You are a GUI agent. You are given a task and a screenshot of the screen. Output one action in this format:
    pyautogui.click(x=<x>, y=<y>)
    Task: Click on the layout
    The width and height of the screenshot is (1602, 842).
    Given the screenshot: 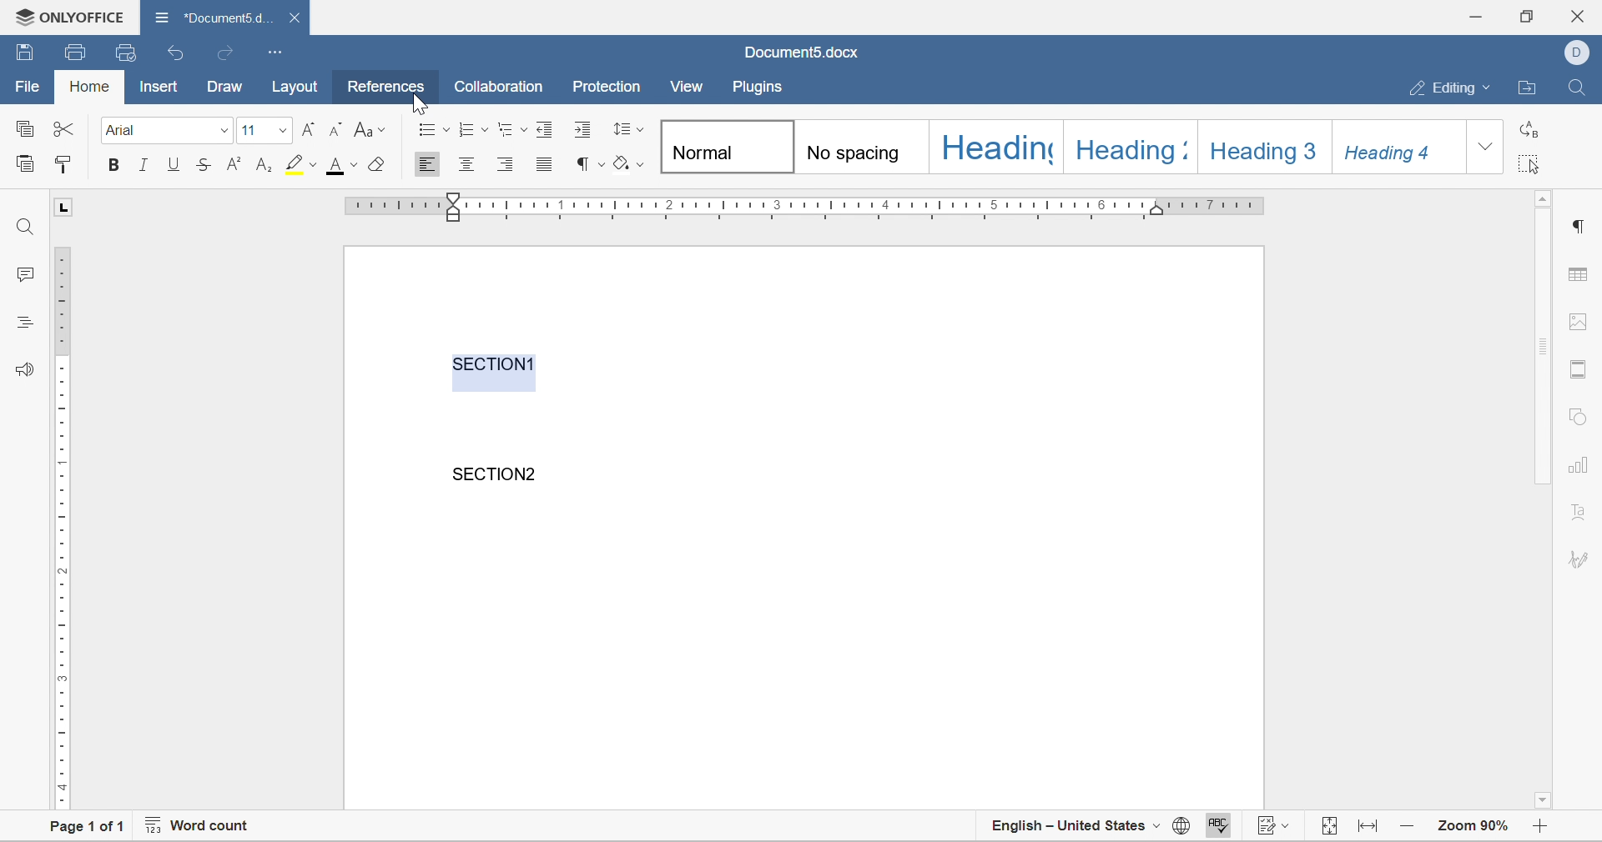 What is the action you would take?
    pyautogui.click(x=300, y=87)
    